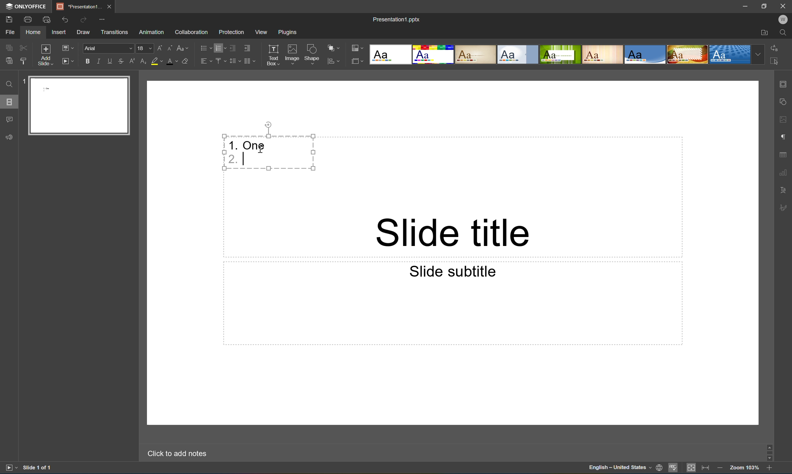 The height and width of the screenshot is (474, 792). I want to click on Slide 1 of 1, so click(39, 467).